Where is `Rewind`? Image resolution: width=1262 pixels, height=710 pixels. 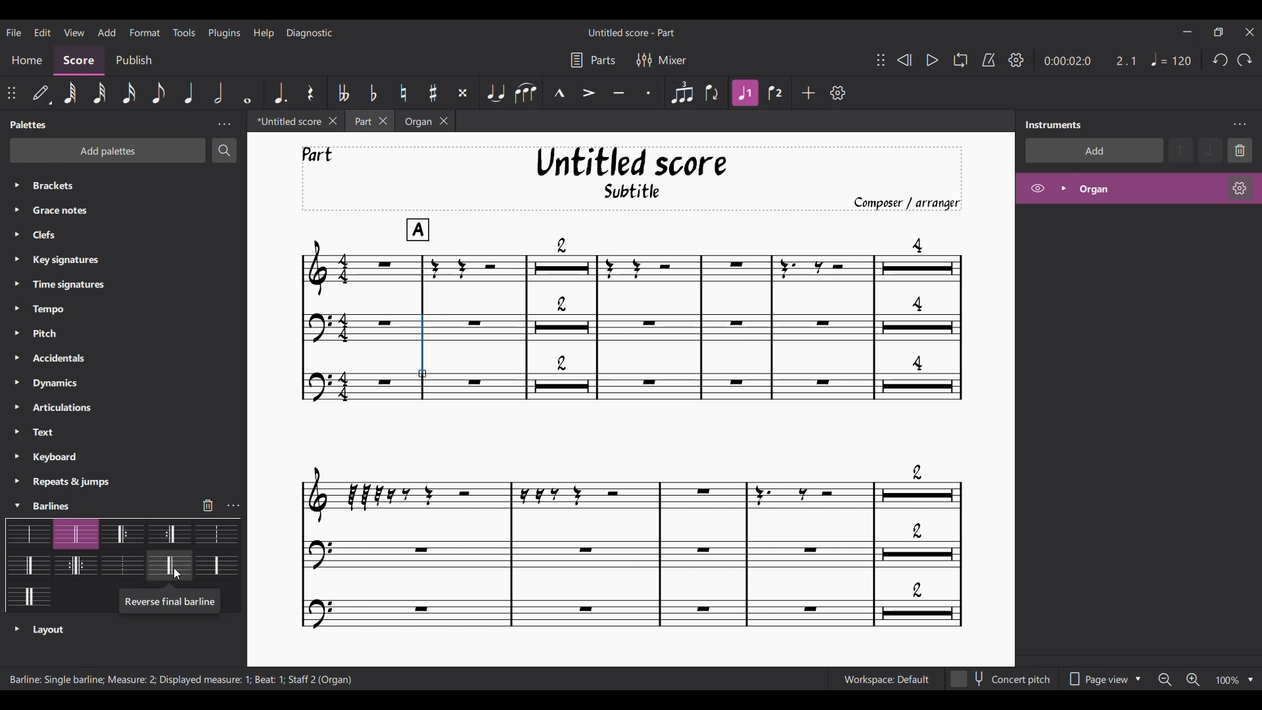
Rewind is located at coordinates (904, 60).